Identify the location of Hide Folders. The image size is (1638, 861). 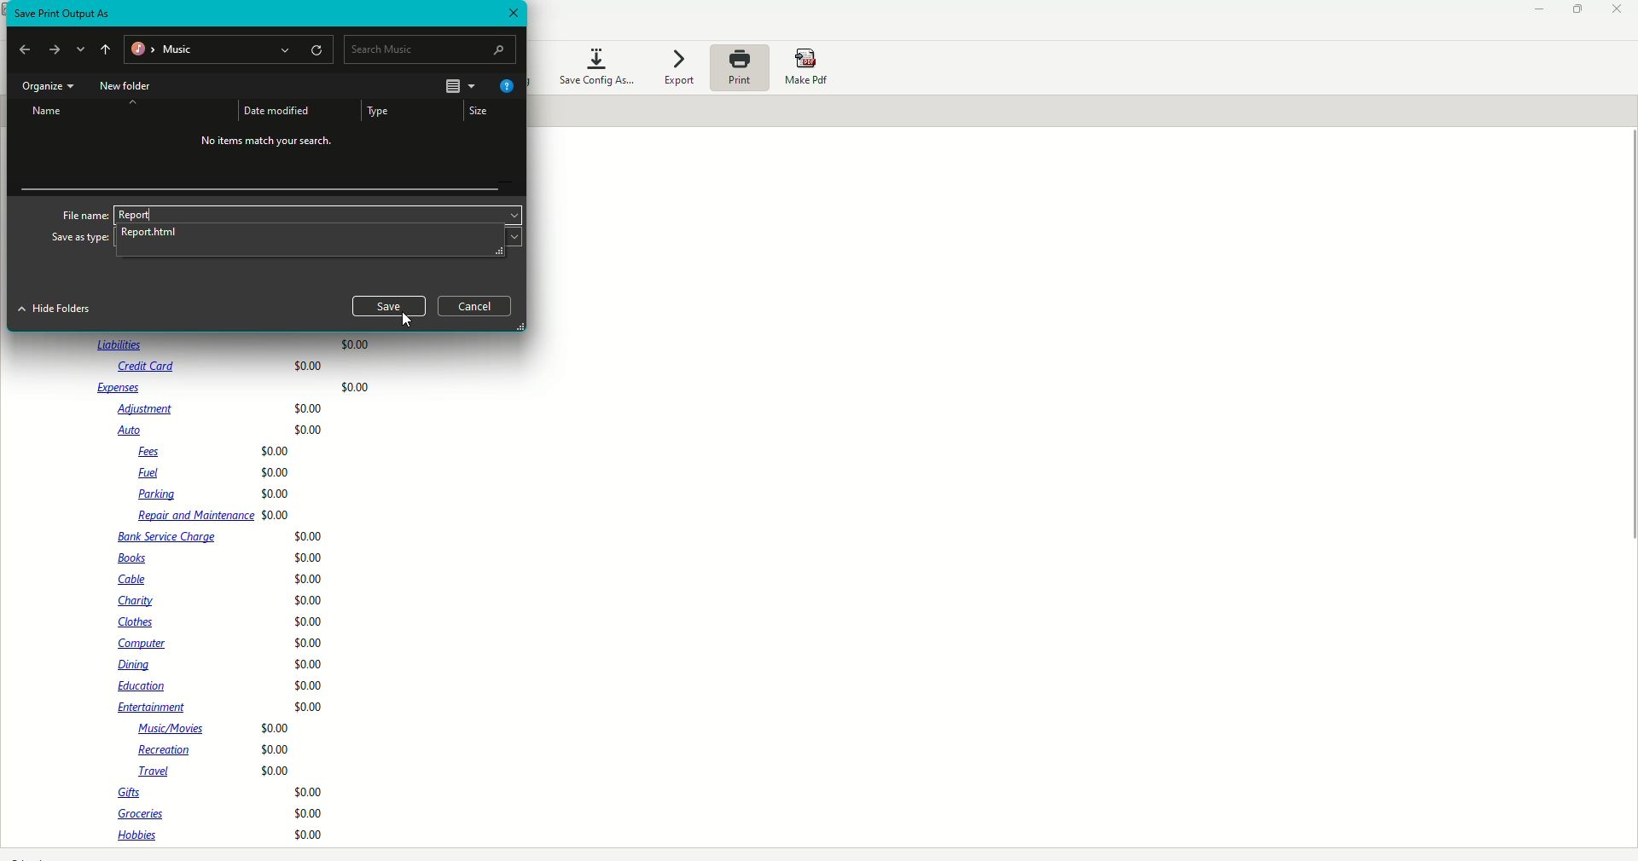
(55, 309).